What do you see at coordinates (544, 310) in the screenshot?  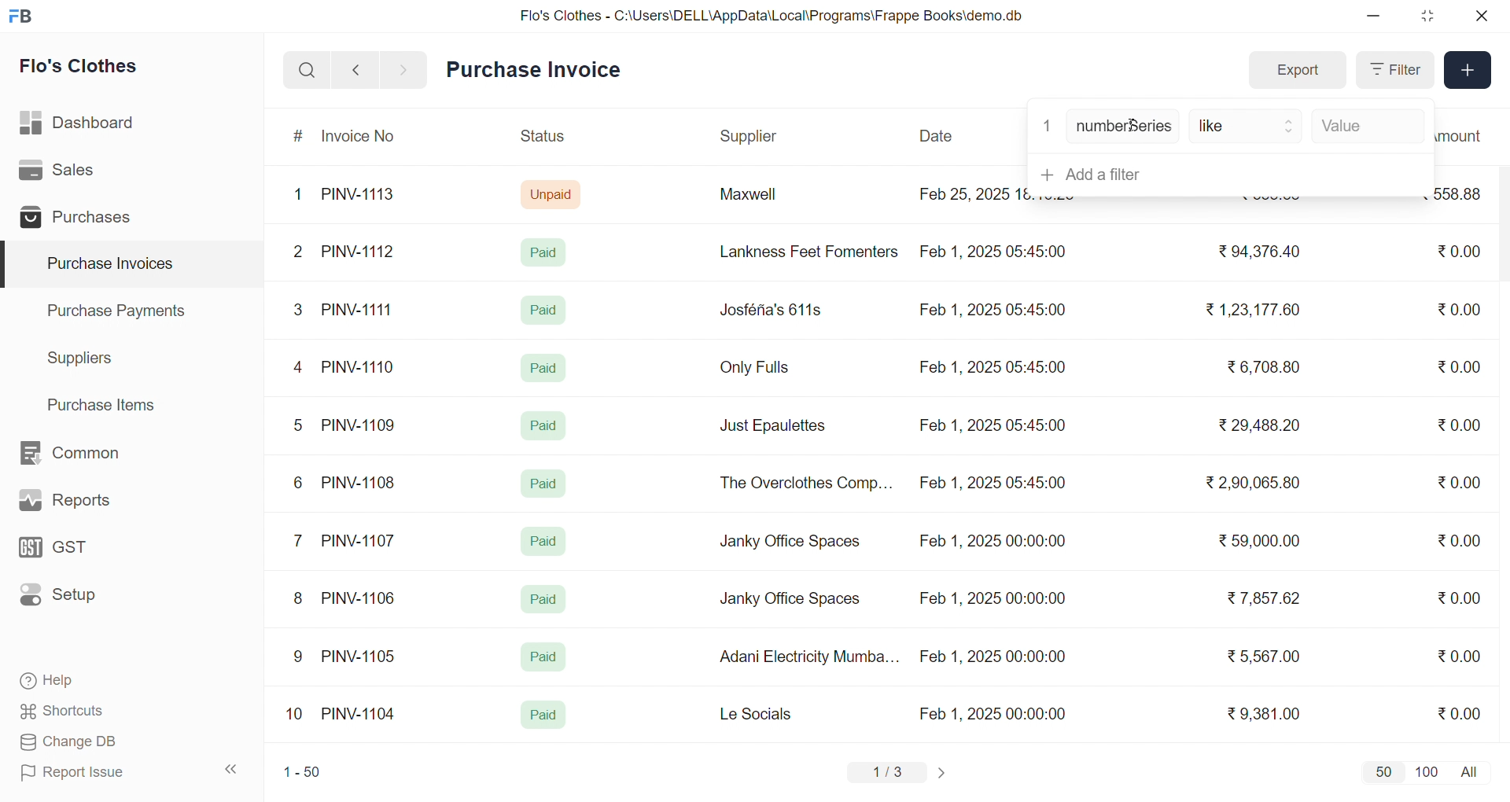 I see `Paid` at bounding box center [544, 310].